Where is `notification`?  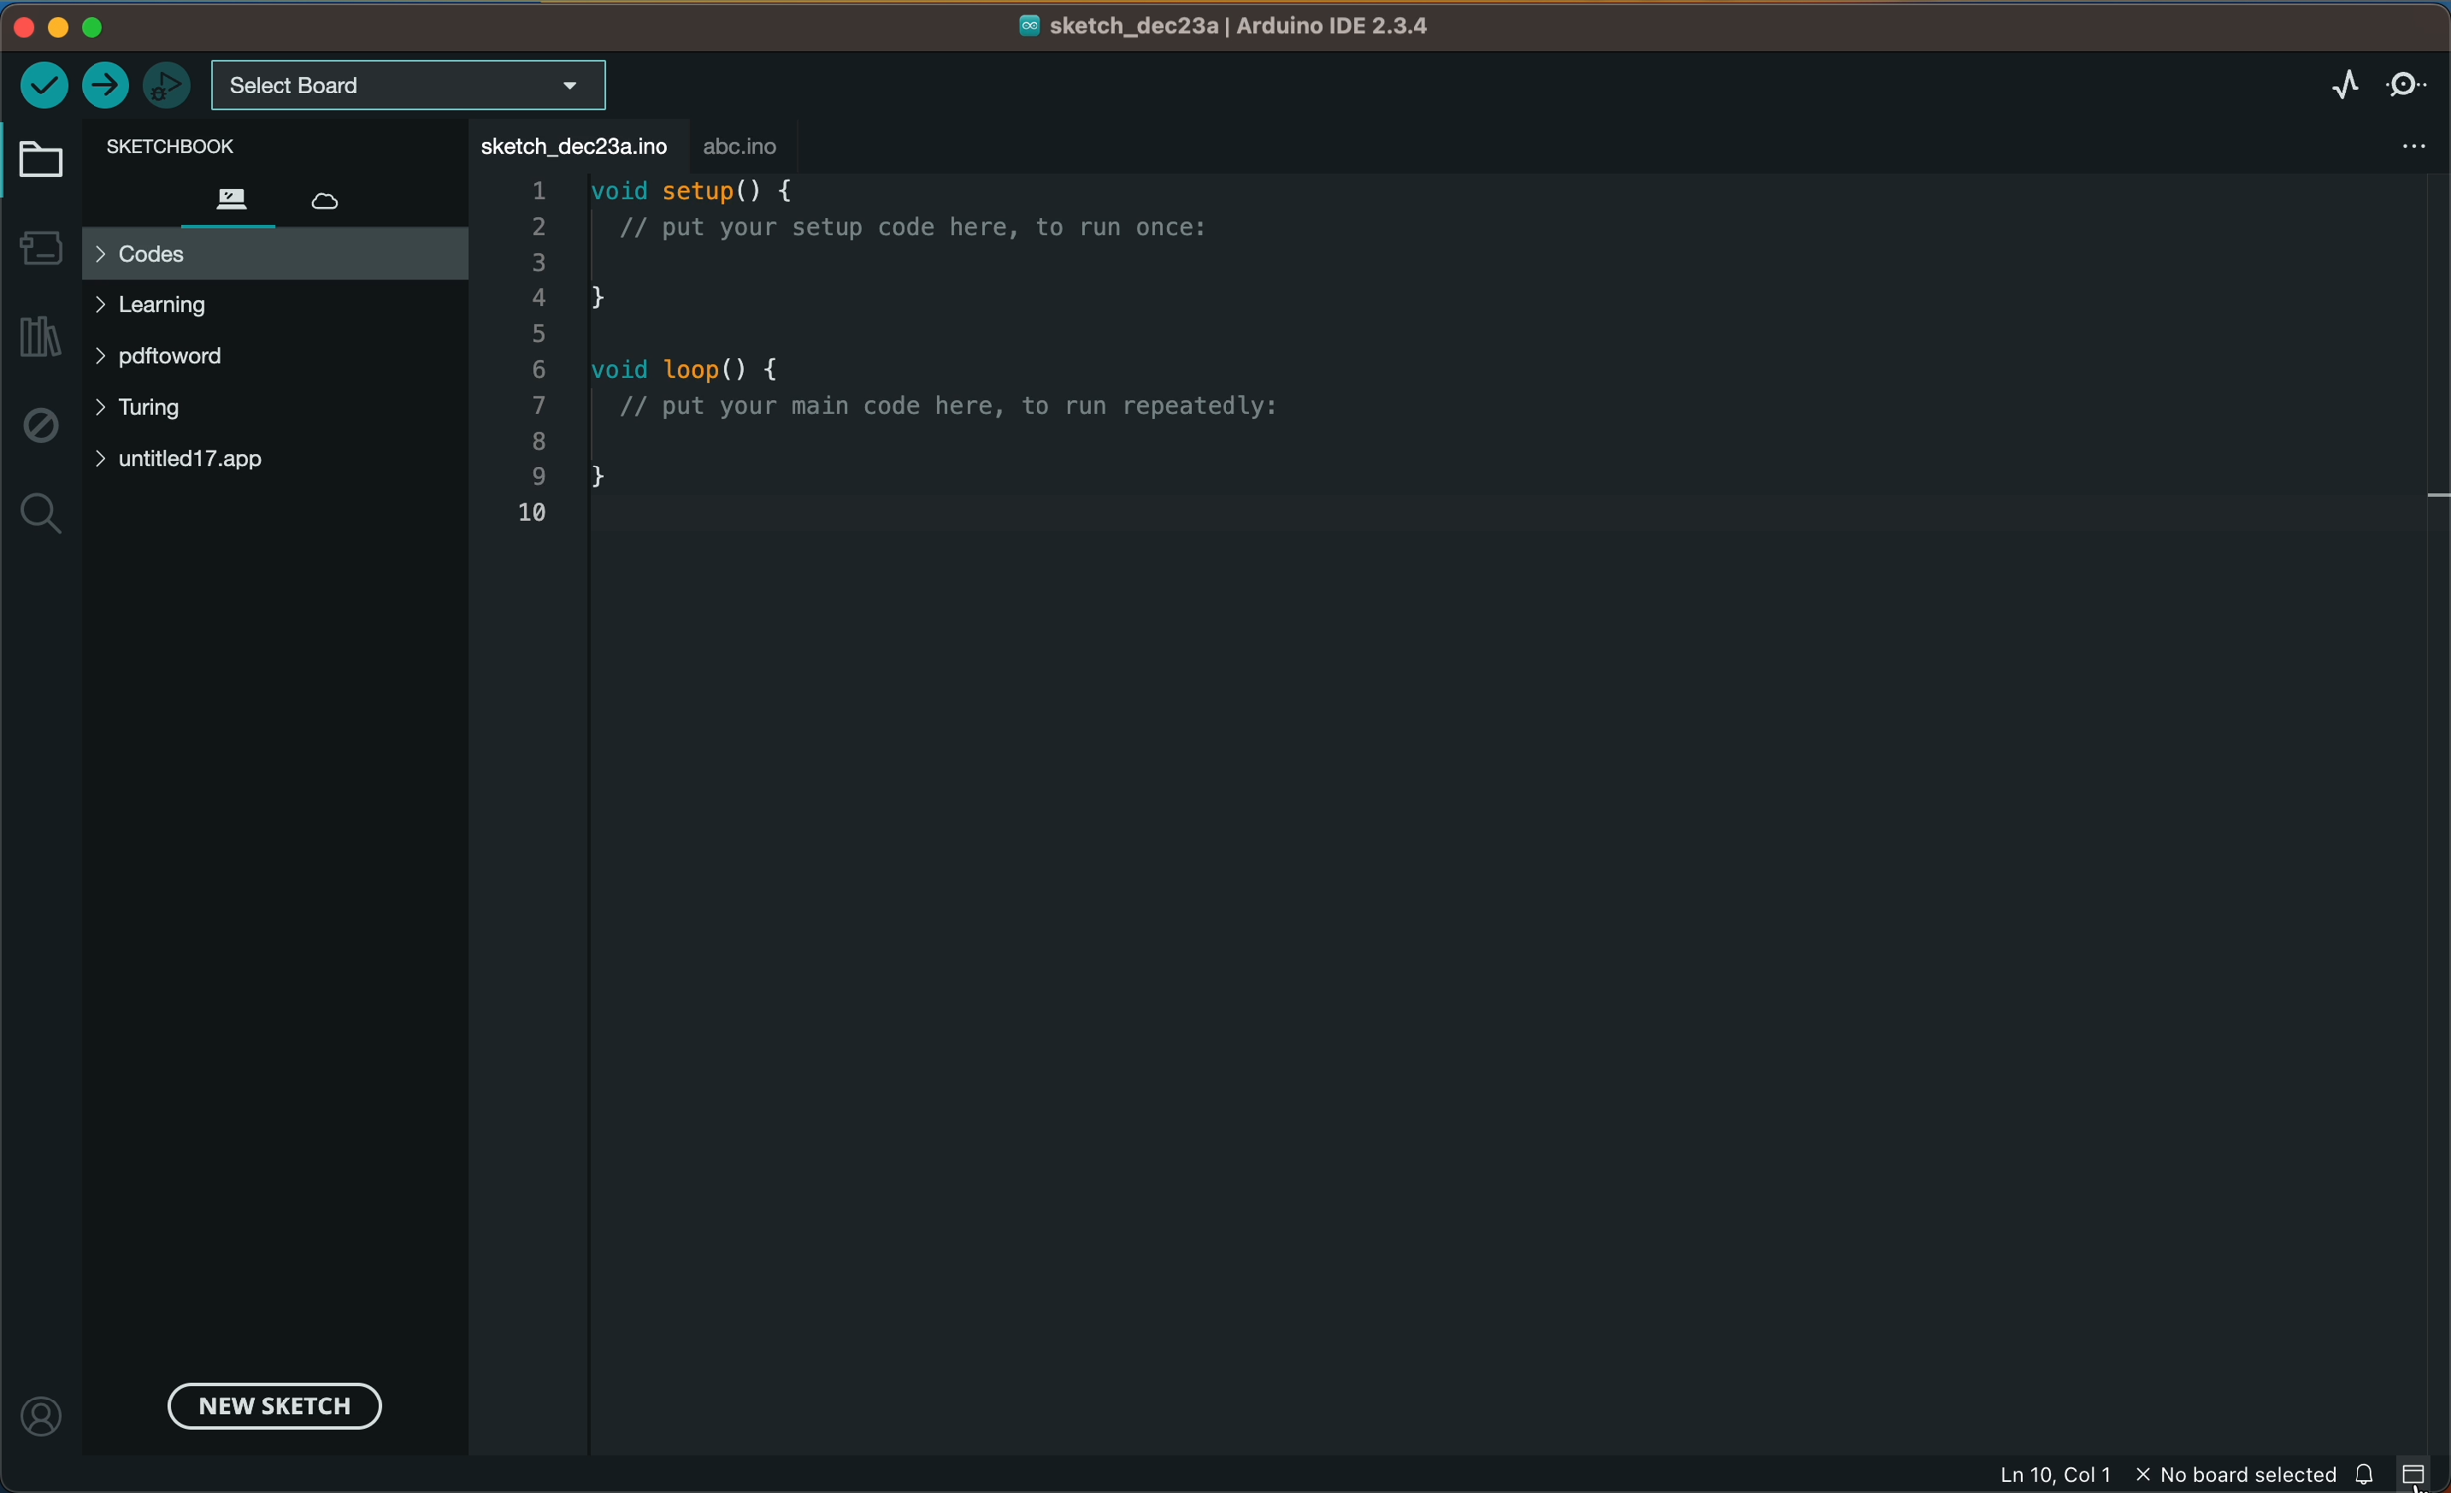
notification is located at coordinates (2362, 1474).